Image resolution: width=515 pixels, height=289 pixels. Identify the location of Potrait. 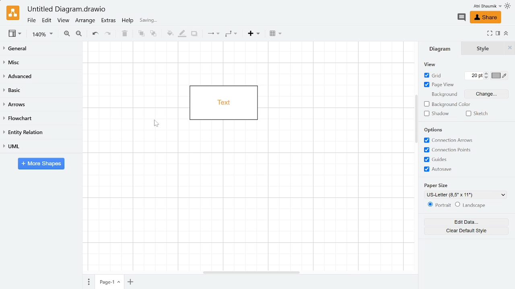
(439, 206).